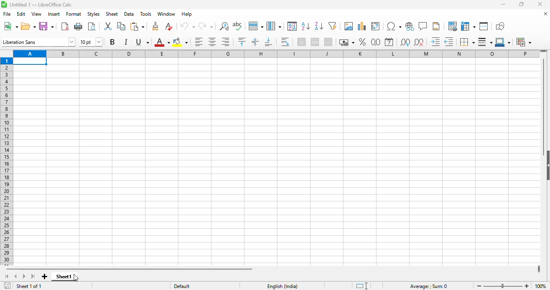 This screenshot has width=550, height=290. Describe the element at coordinates (285, 41) in the screenshot. I see `wrap text` at that location.